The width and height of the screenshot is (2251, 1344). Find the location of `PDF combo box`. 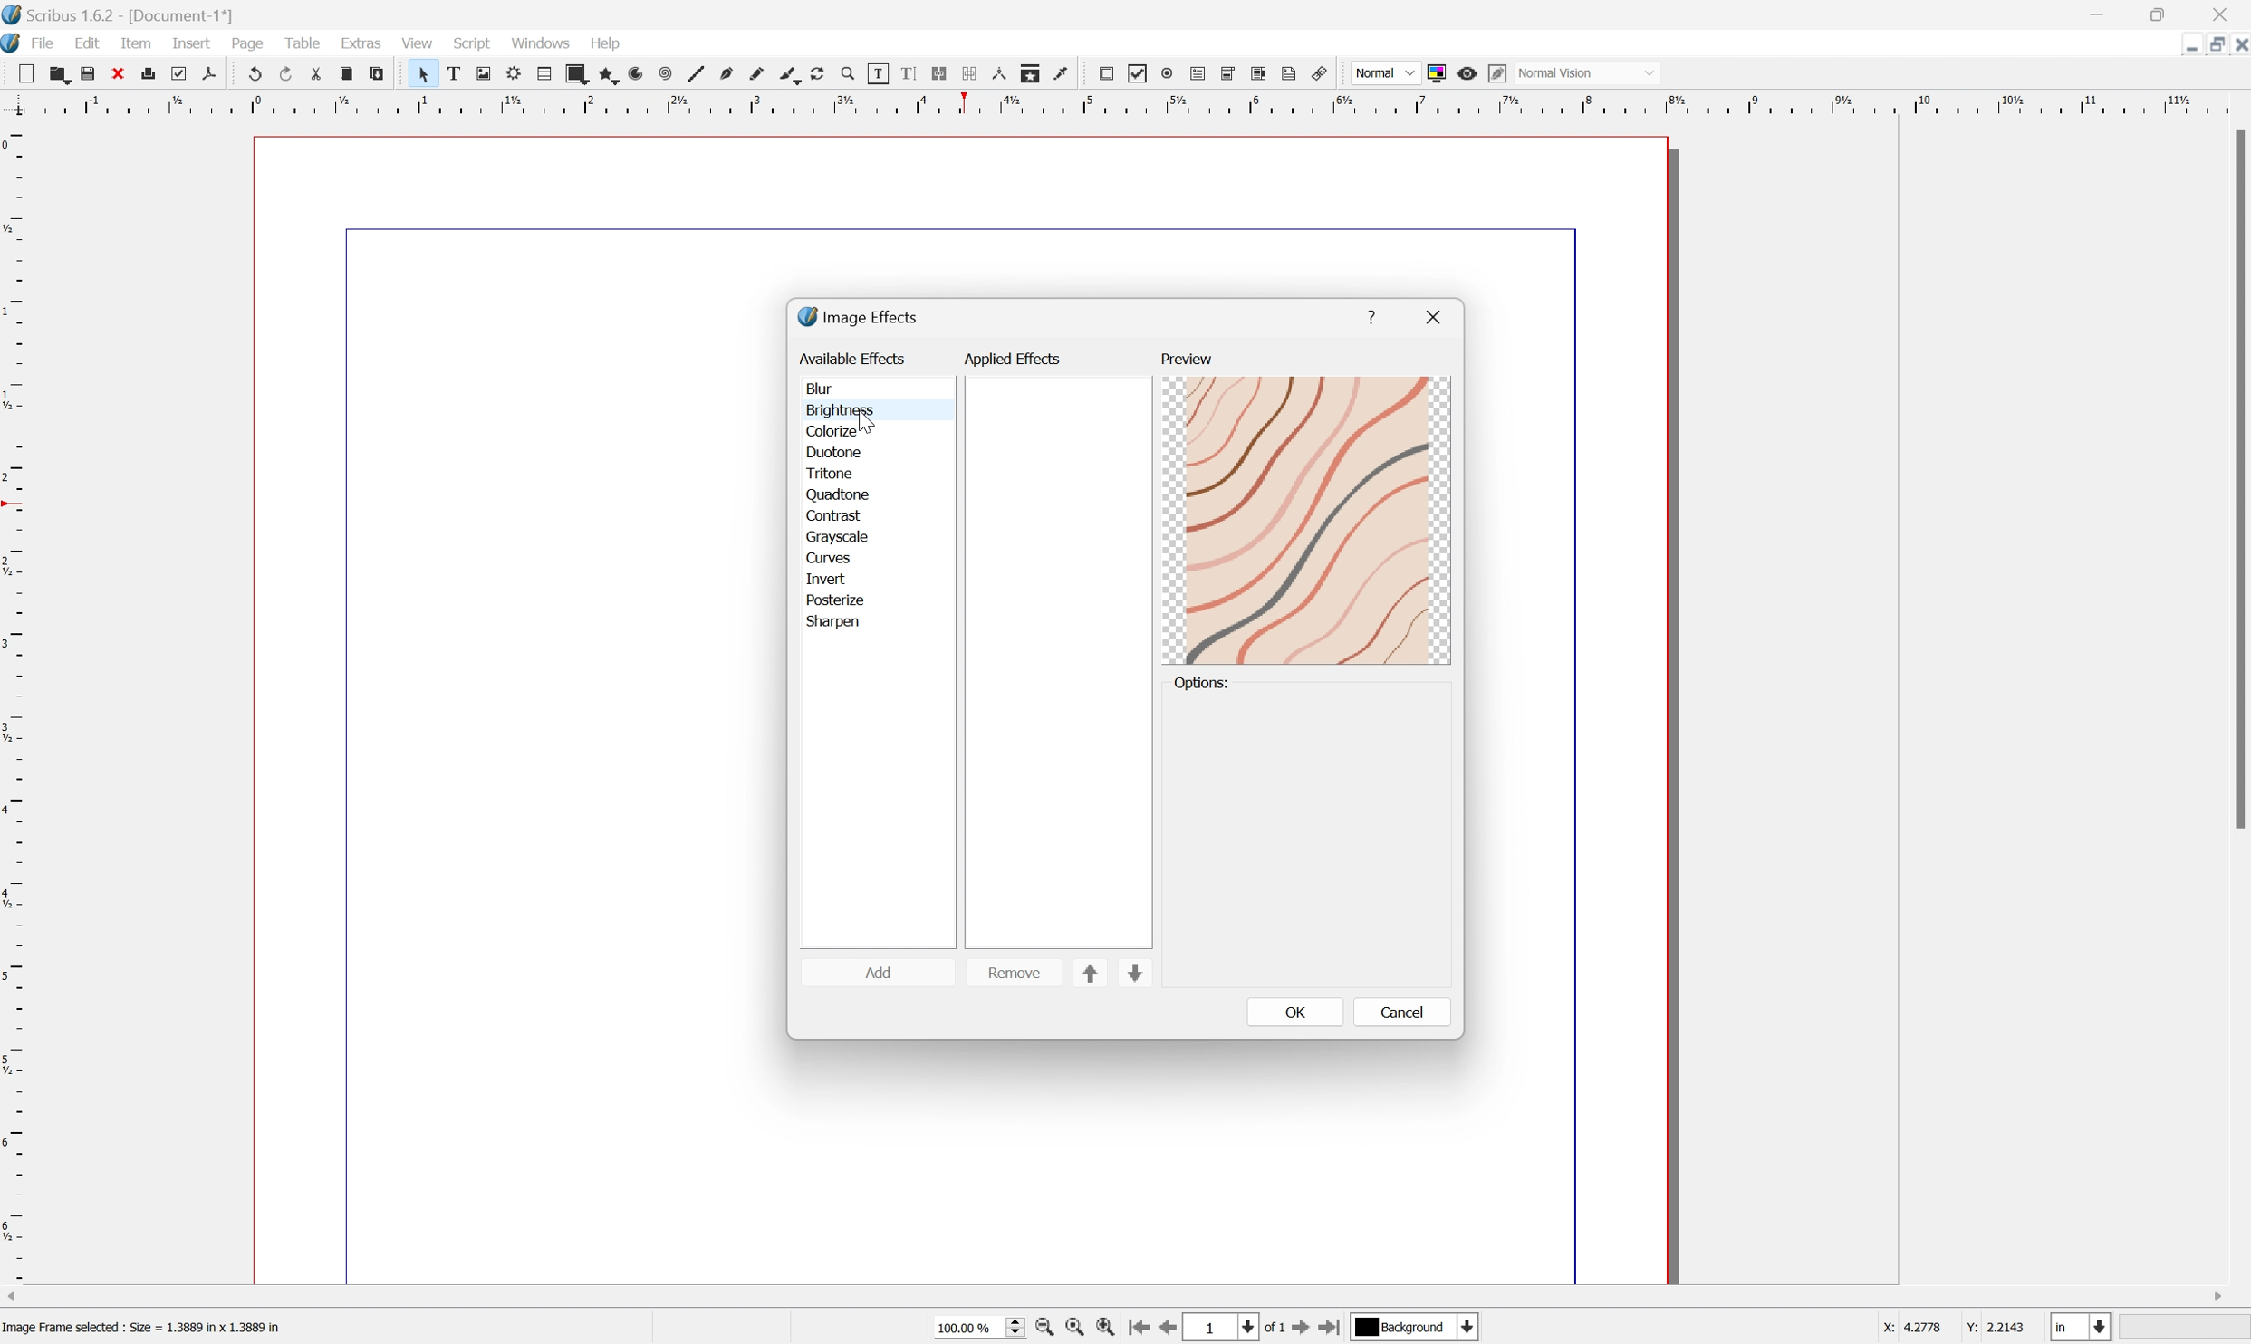

PDF combo box is located at coordinates (1231, 75).